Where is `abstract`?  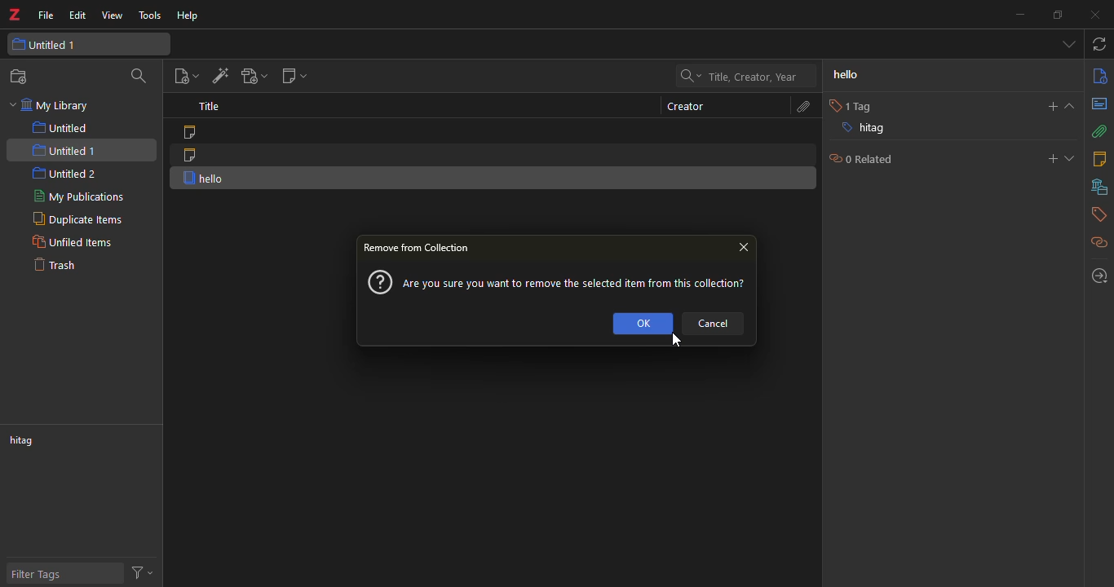 abstract is located at coordinates (1100, 104).